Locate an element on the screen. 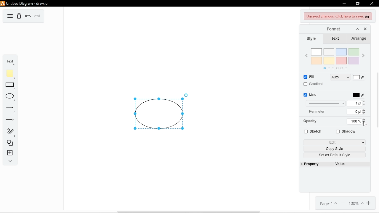  Menu is located at coordinates (9, 16).